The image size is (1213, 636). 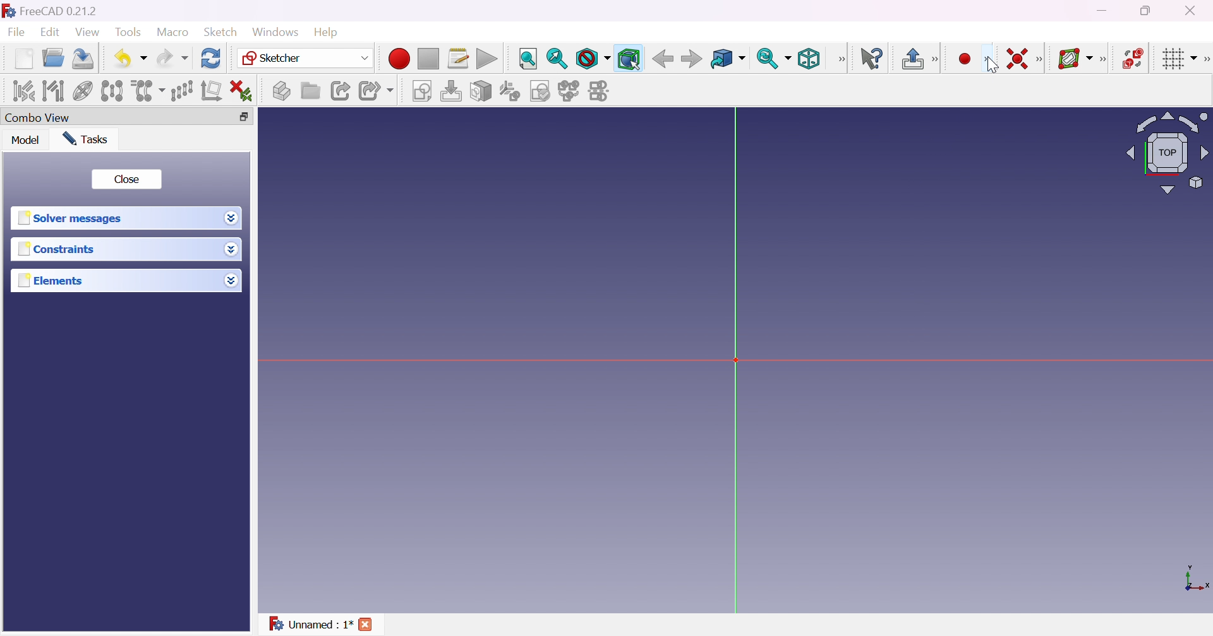 What do you see at coordinates (52, 91) in the screenshot?
I see `Select associated geometry` at bounding box center [52, 91].